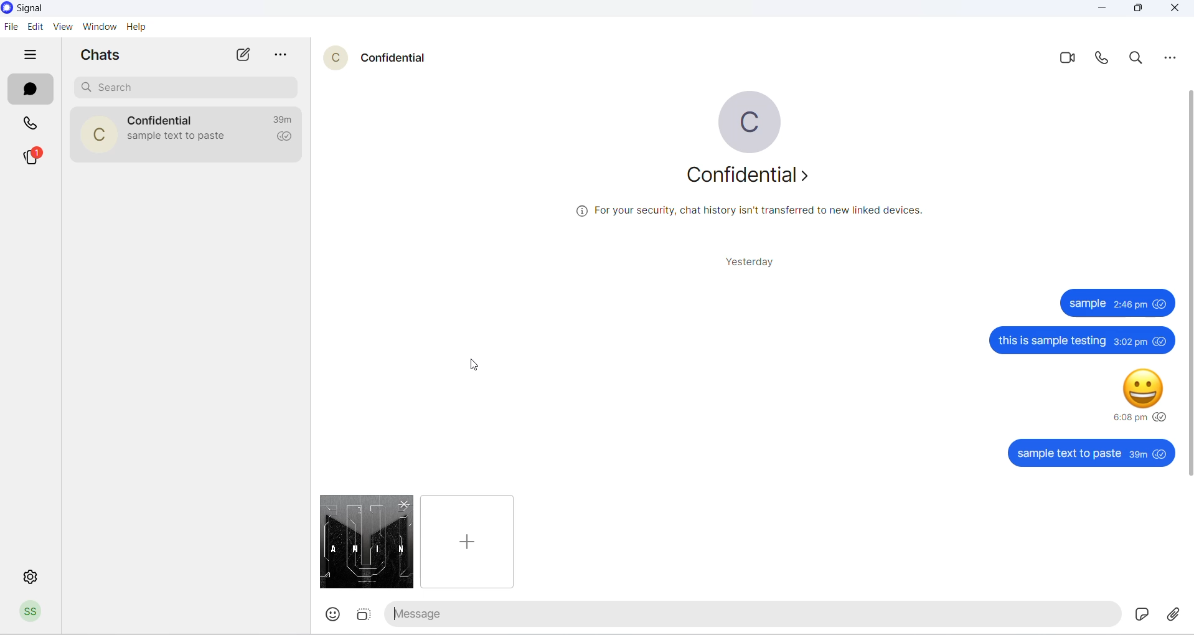 The width and height of the screenshot is (1194, 635). I want to click on new chat, so click(245, 55).